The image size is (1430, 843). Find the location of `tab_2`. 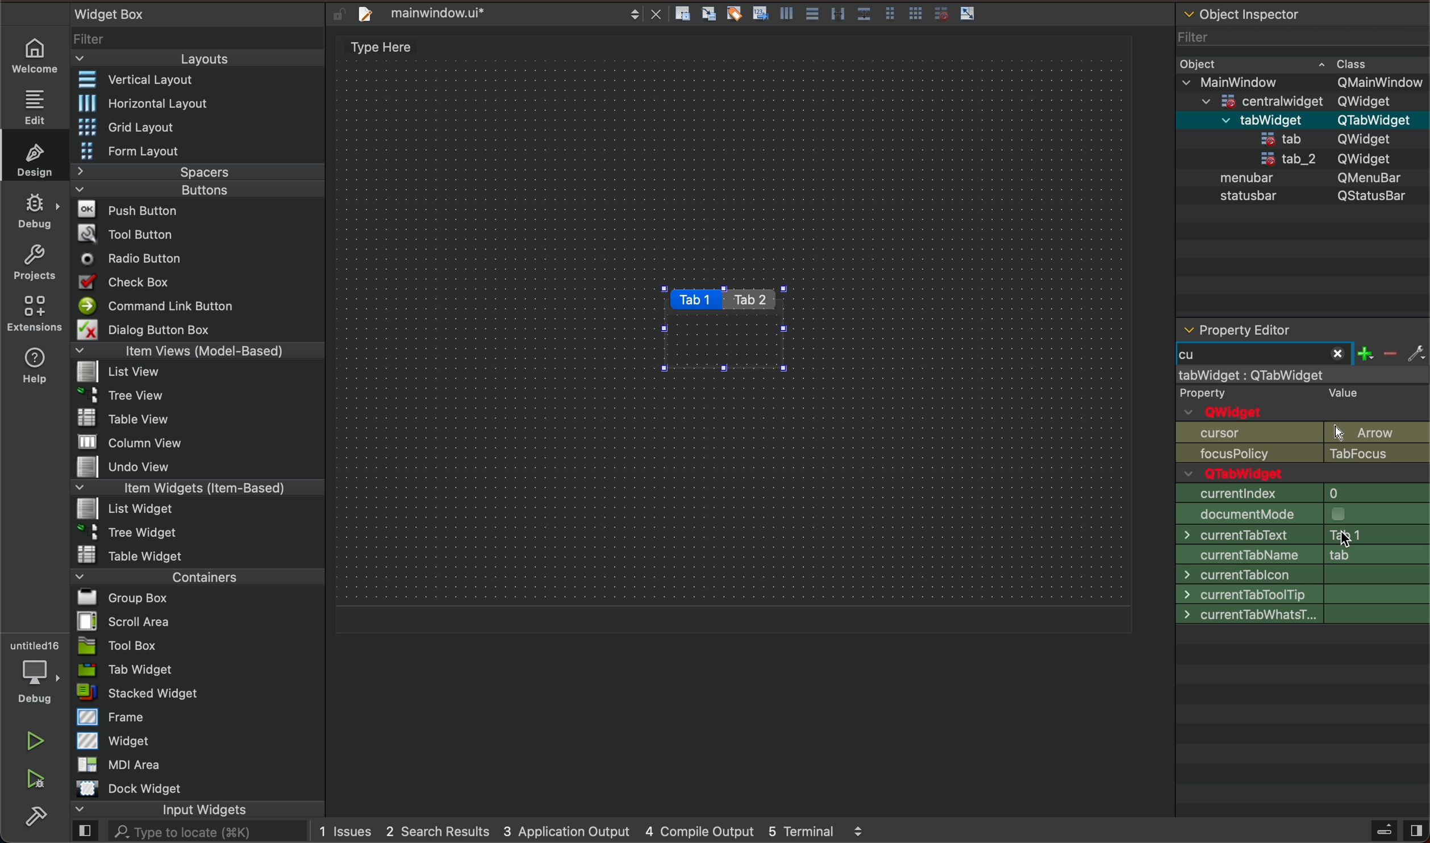

tab_2 is located at coordinates (1274, 160).